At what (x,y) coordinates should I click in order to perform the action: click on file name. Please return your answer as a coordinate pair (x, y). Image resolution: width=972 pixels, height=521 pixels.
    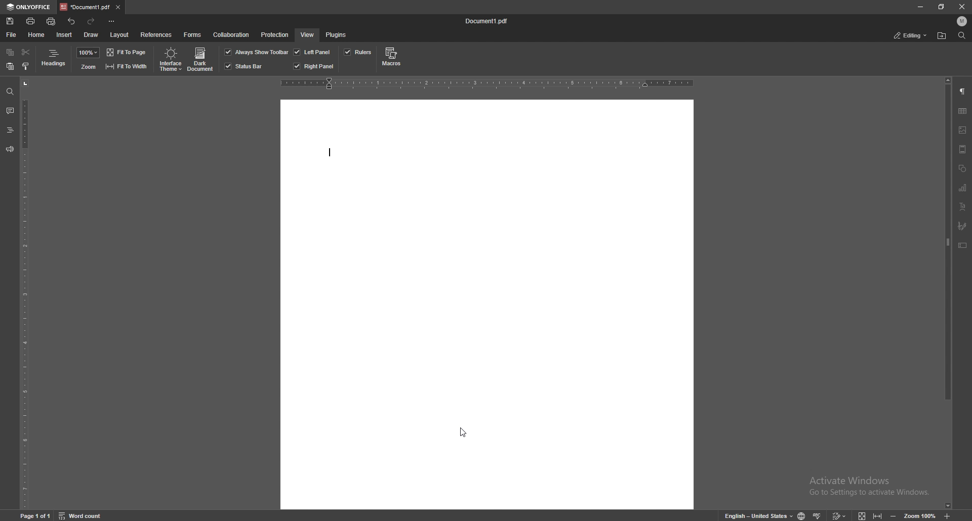
    Looking at the image, I should click on (489, 22).